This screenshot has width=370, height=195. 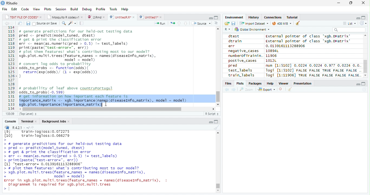 What do you see at coordinates (286, 46) in the screenshot?
I see `0.0139161113288906` at bounding box center [286, 46].